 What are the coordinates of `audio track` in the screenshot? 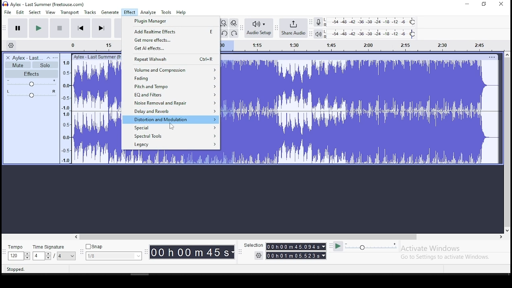 It's located at (170, 156).